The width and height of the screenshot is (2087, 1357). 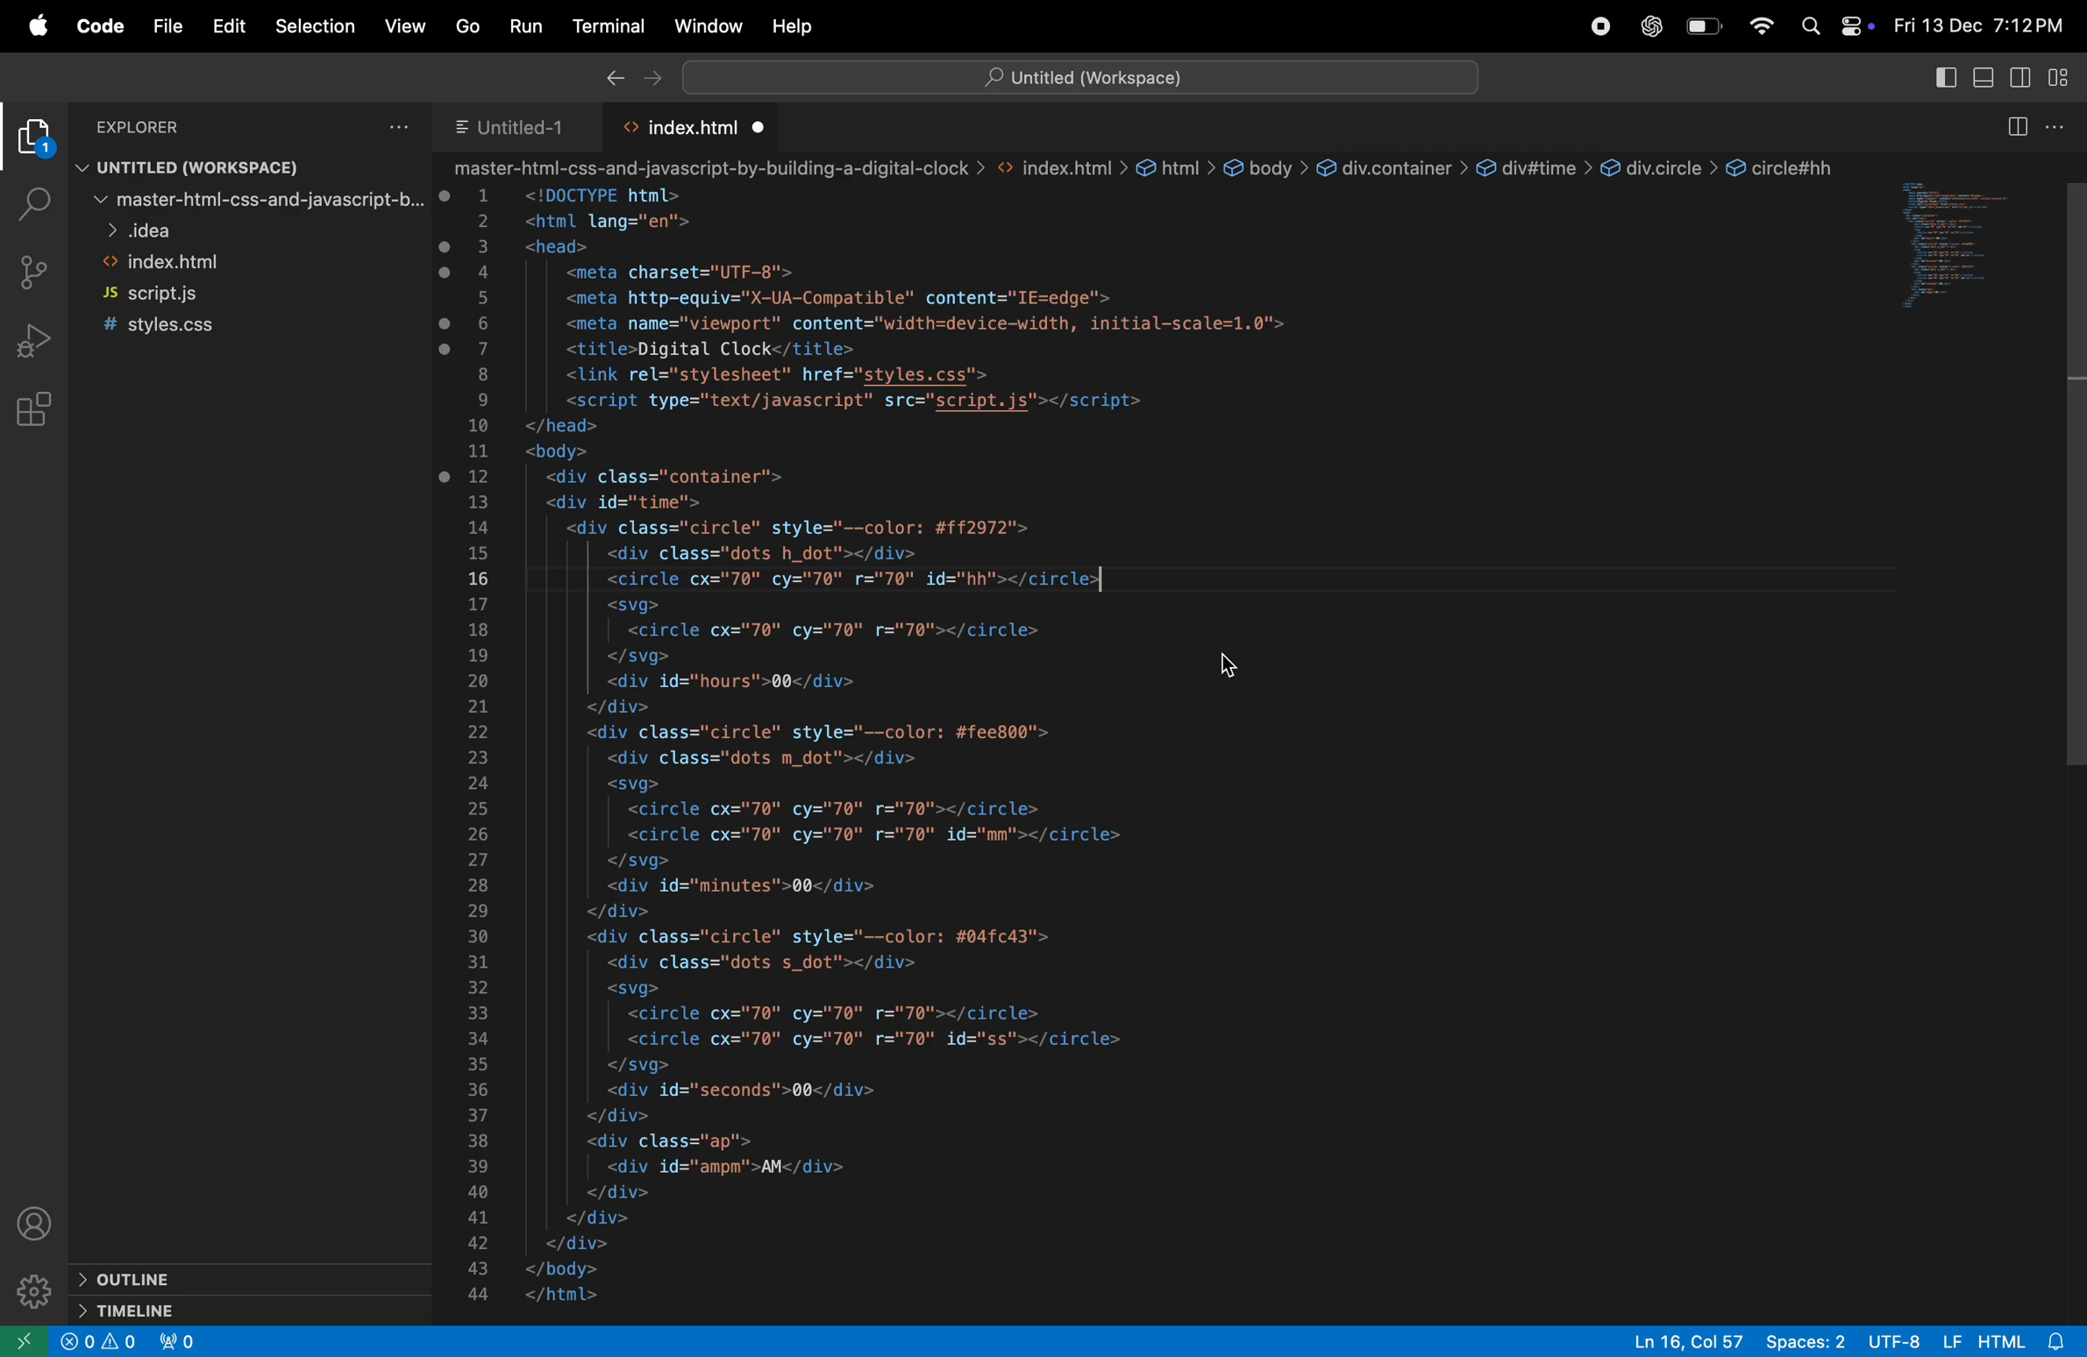 I want to click on split editor, so click(x=2014, y=125).